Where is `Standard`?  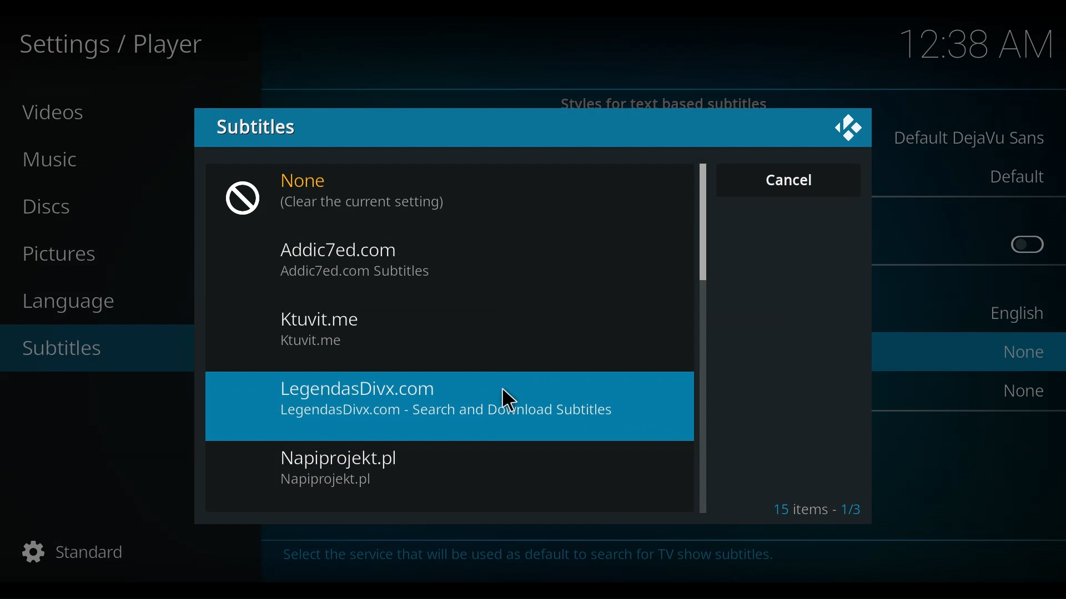
Standard is located at coordinates (71, 554).